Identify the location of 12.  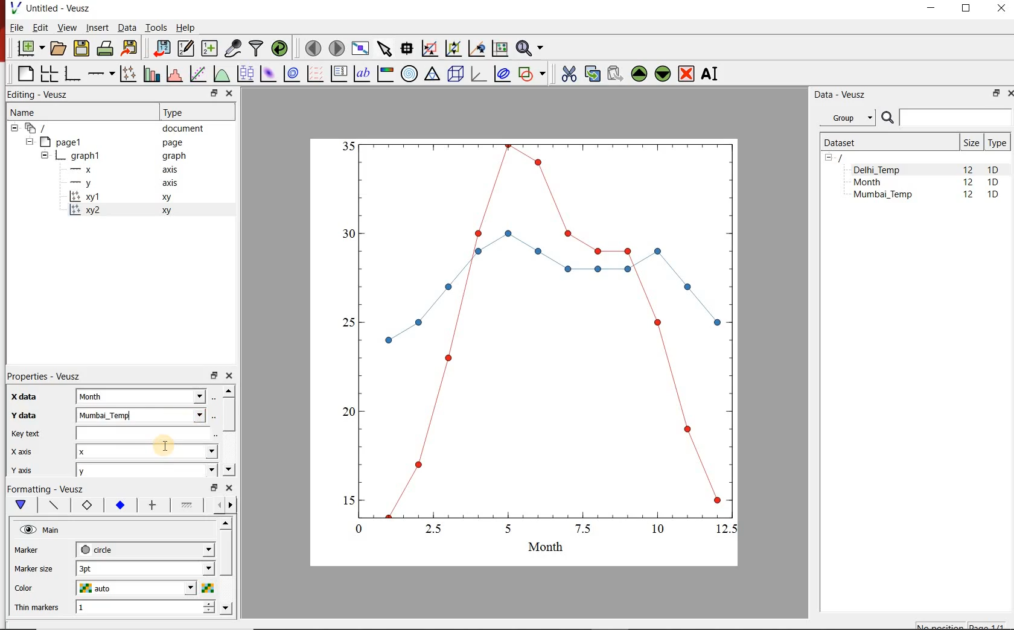
(968, 183).